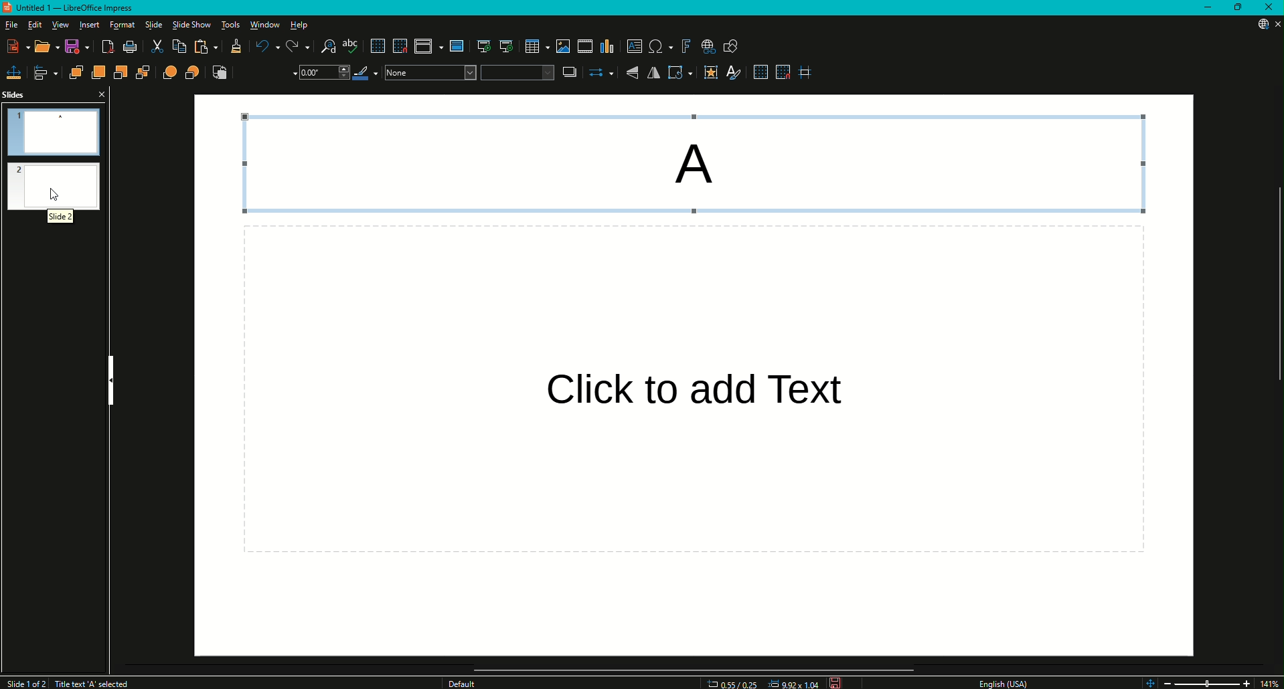 Image resolution: width=1284 pixels, height=689 pixels. I want to click on Send Backward, so click(121, 72).